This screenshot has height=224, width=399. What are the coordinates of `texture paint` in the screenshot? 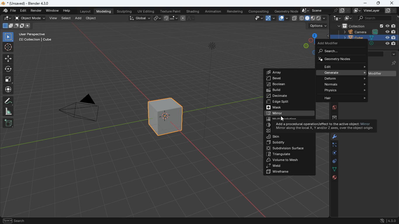 It's located at (171, 11).